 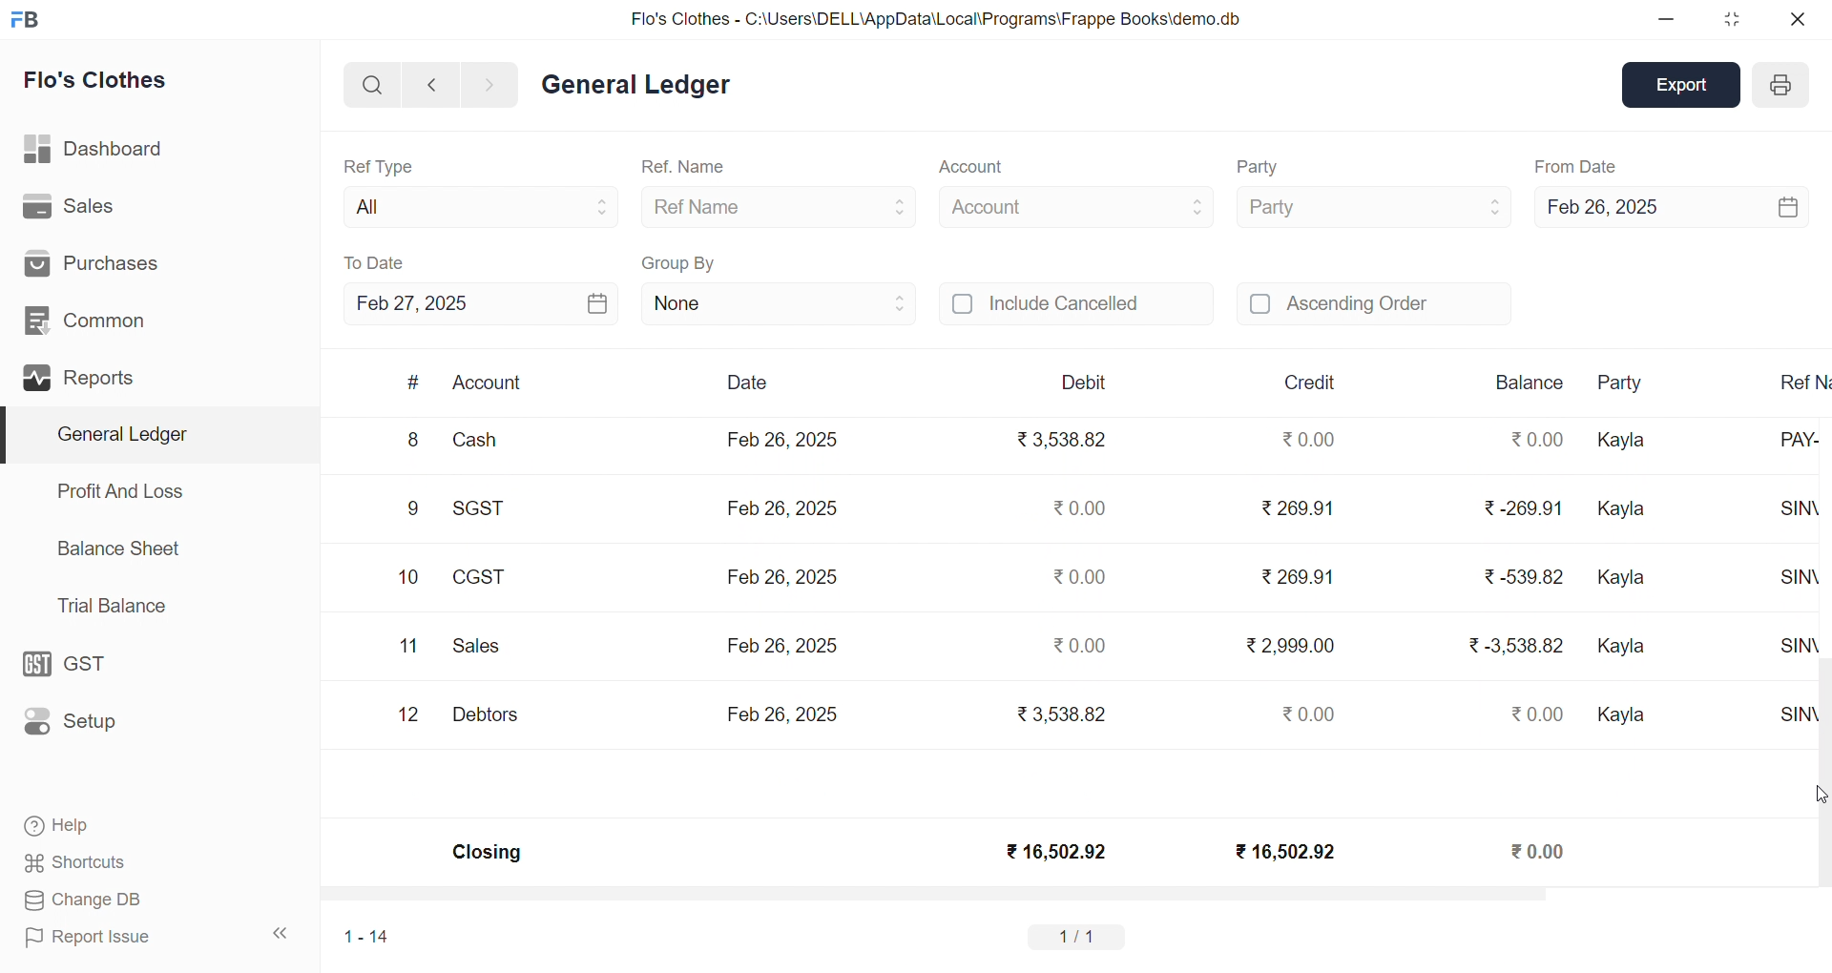 What do you see at coordinates (1061, 897) in the screenshot?
I see `HORIZONTAL SCROLL BAR` at bounding box center [1061, 897].